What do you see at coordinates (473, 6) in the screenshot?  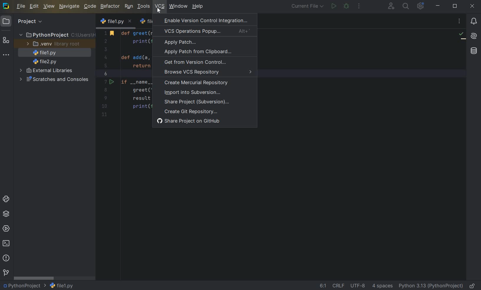 I see `close` at bounding box center [473, 6].